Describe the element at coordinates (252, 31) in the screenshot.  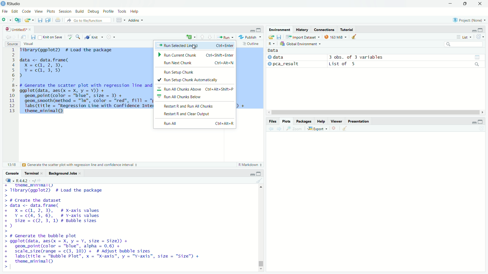
I see `minimize` at that location.